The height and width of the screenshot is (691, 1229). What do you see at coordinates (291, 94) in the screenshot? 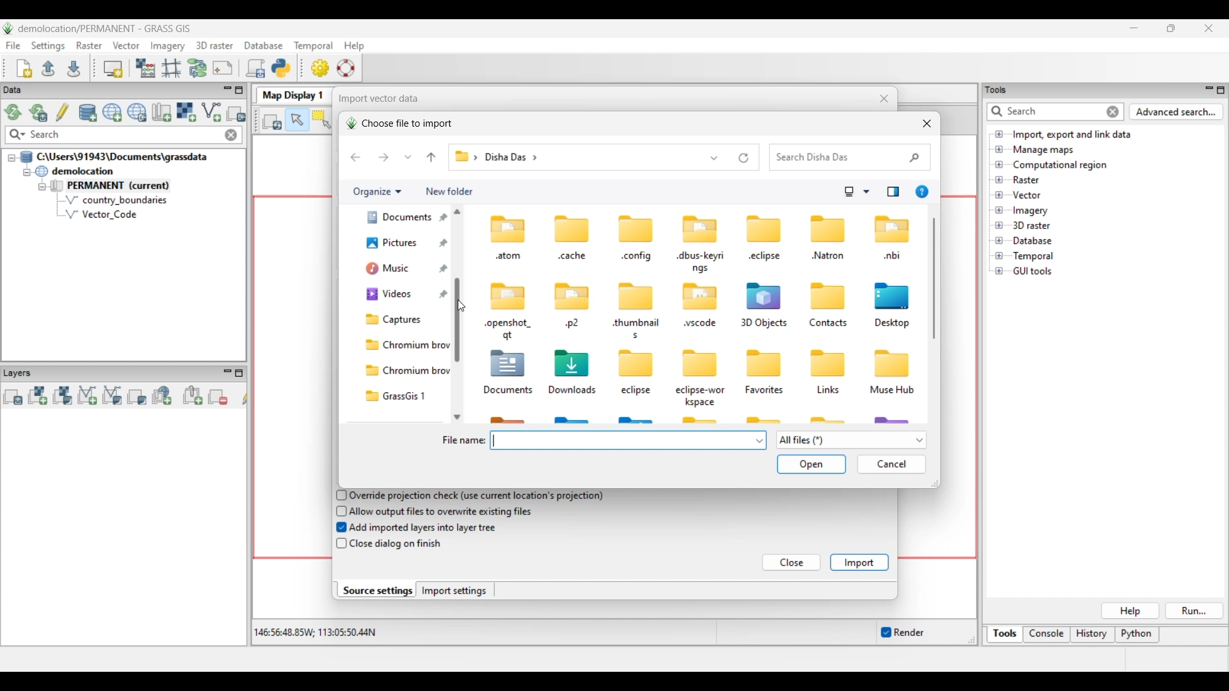
I see `Map Display 1 tab` at bounding box center [291, 94].